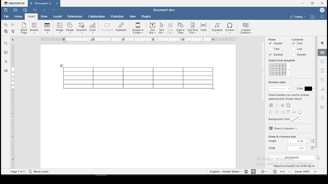  Describe the element at coordinates (322, 71) in the screenshot. I see `headers & footers` at that location.